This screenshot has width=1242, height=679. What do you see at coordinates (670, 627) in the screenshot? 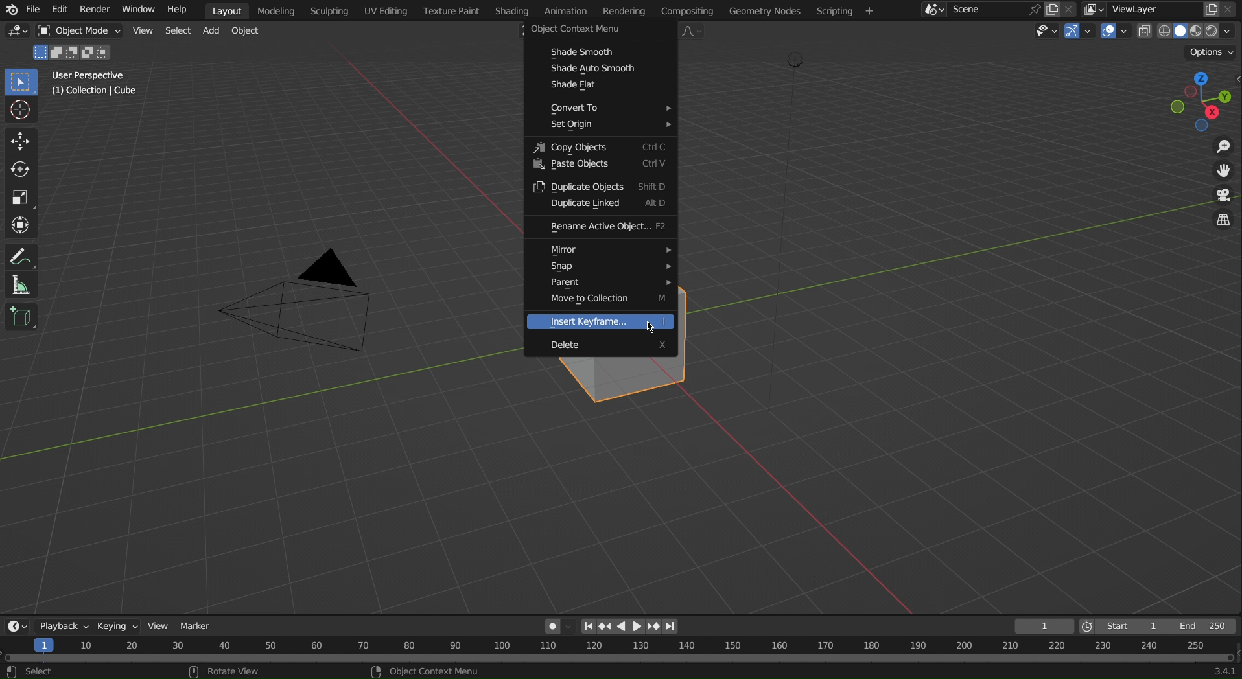
I see `Last page` at bounding box center [670, 627].